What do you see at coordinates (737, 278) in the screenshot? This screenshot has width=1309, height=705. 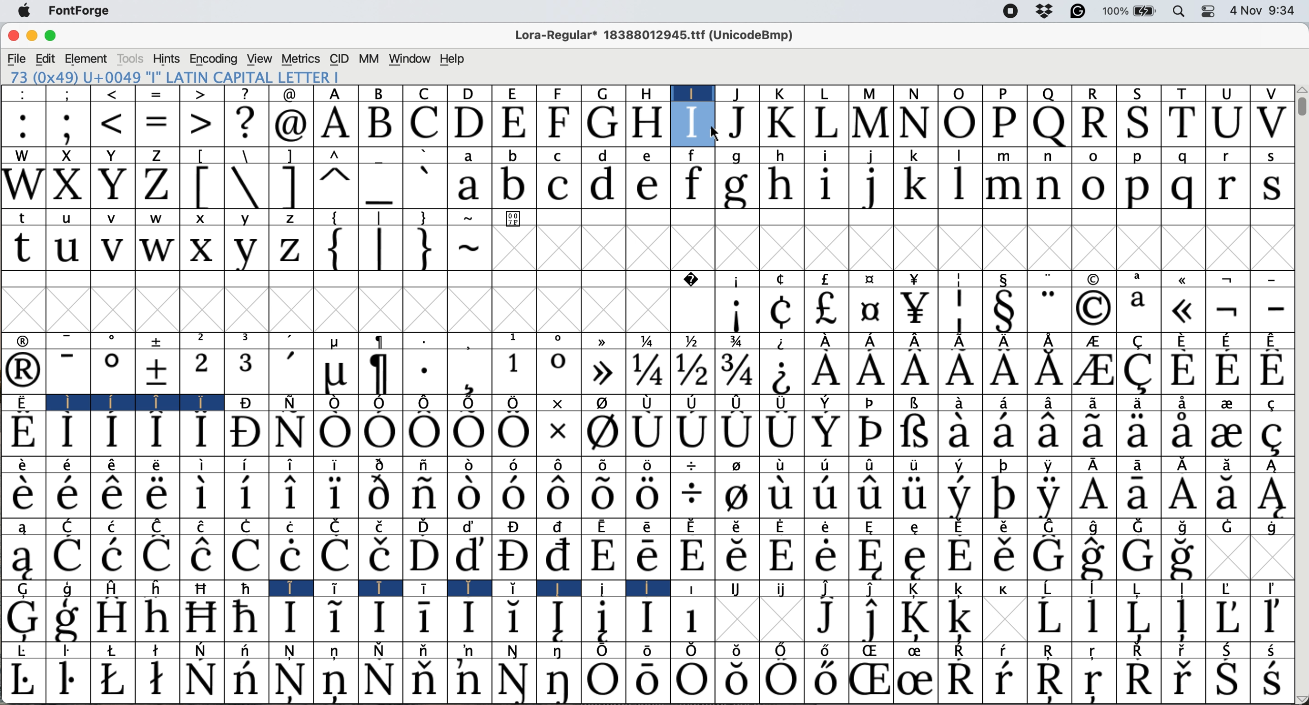 I see `symbol` at bounding box center [737, 278].